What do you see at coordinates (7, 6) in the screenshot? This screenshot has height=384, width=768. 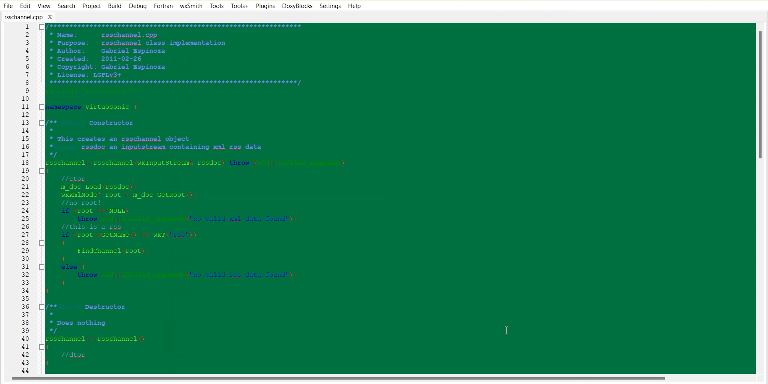 I see `File` at bounding box center [7, 6].